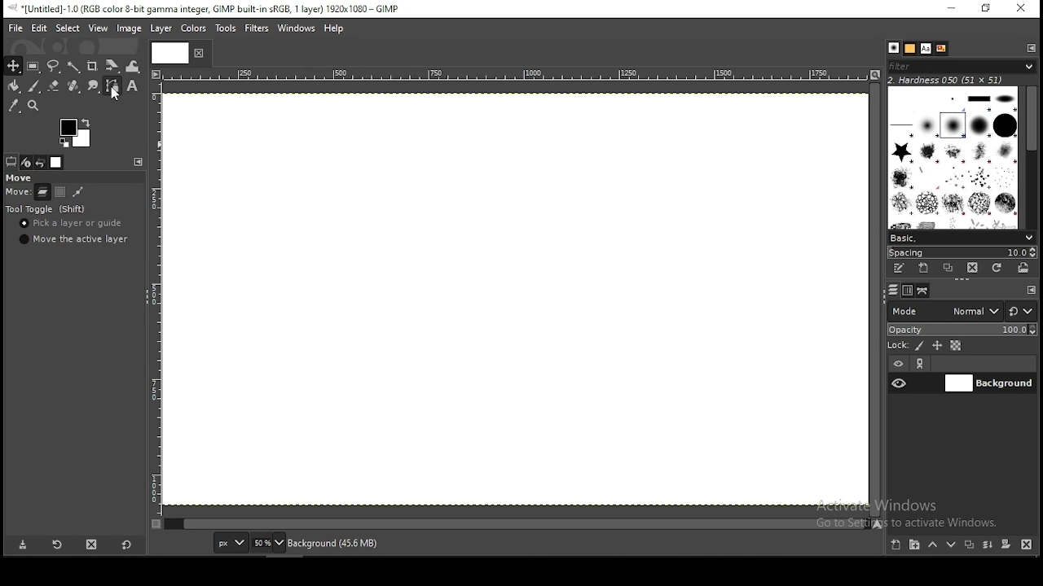 The height and width of the screenshot is (586, 1043). What do you see at coordinates (56, 546) in the screenshot?
I see `refresh  tool preset` at bounding box center [56, 546].